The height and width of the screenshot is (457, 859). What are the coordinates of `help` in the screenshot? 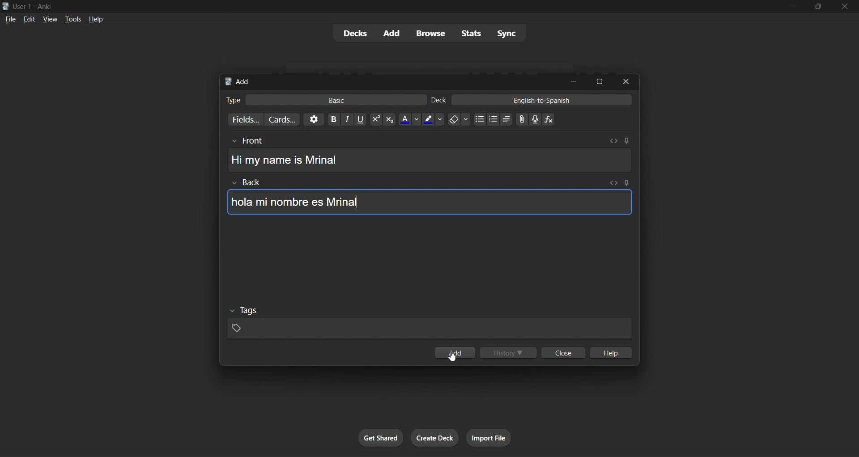 It's located at (612, 351).